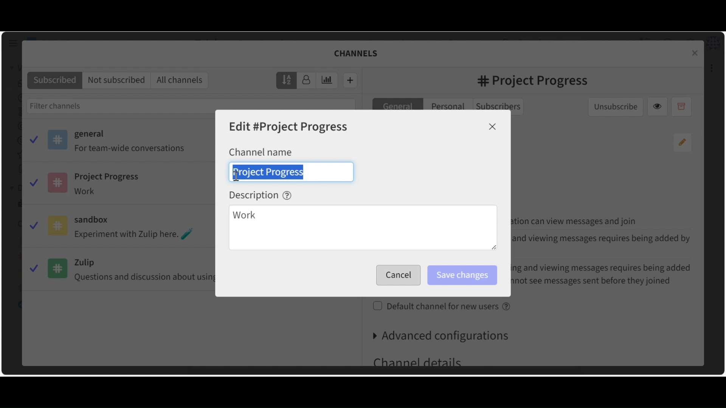 The width and height of the screenshot is (726, 408). Describe the element at coordinates (493, 127) in the screenshot. I see `Close` at that location.